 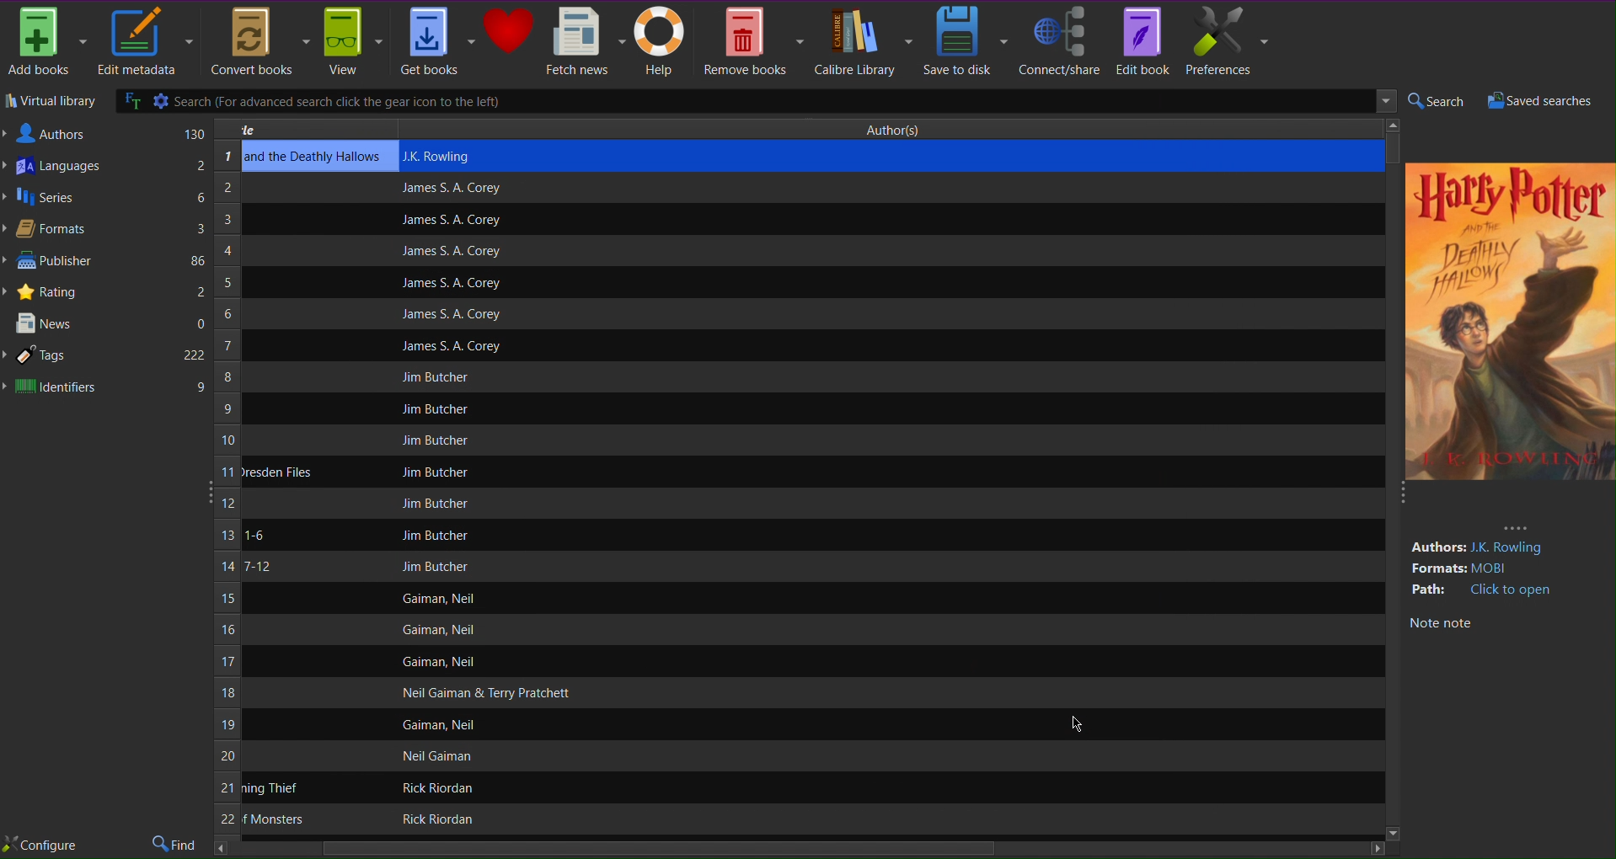 What do you see at coordinates (1382, 102) in the screenshot?
I see `Dropdown` at bounding box center [1382, 102].